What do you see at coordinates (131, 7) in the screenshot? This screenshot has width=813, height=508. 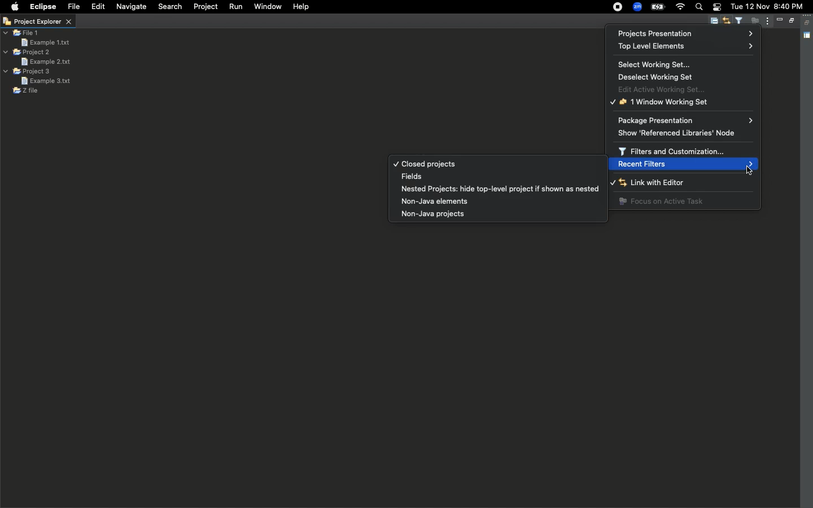 I see `Navigate` at bounding box center [131, 7].